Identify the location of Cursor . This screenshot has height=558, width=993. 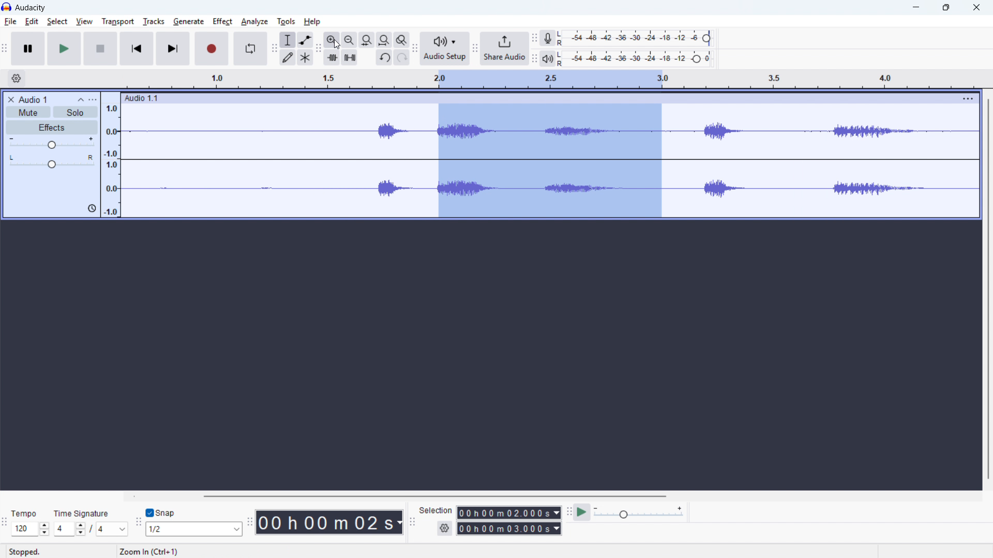
(337, 44).